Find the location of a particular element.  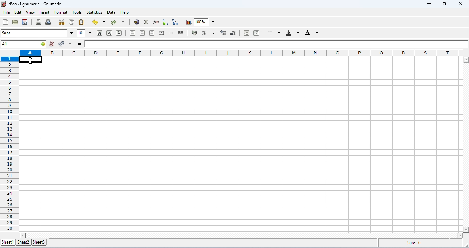

sheet3 is located at coordinates (39, 241).